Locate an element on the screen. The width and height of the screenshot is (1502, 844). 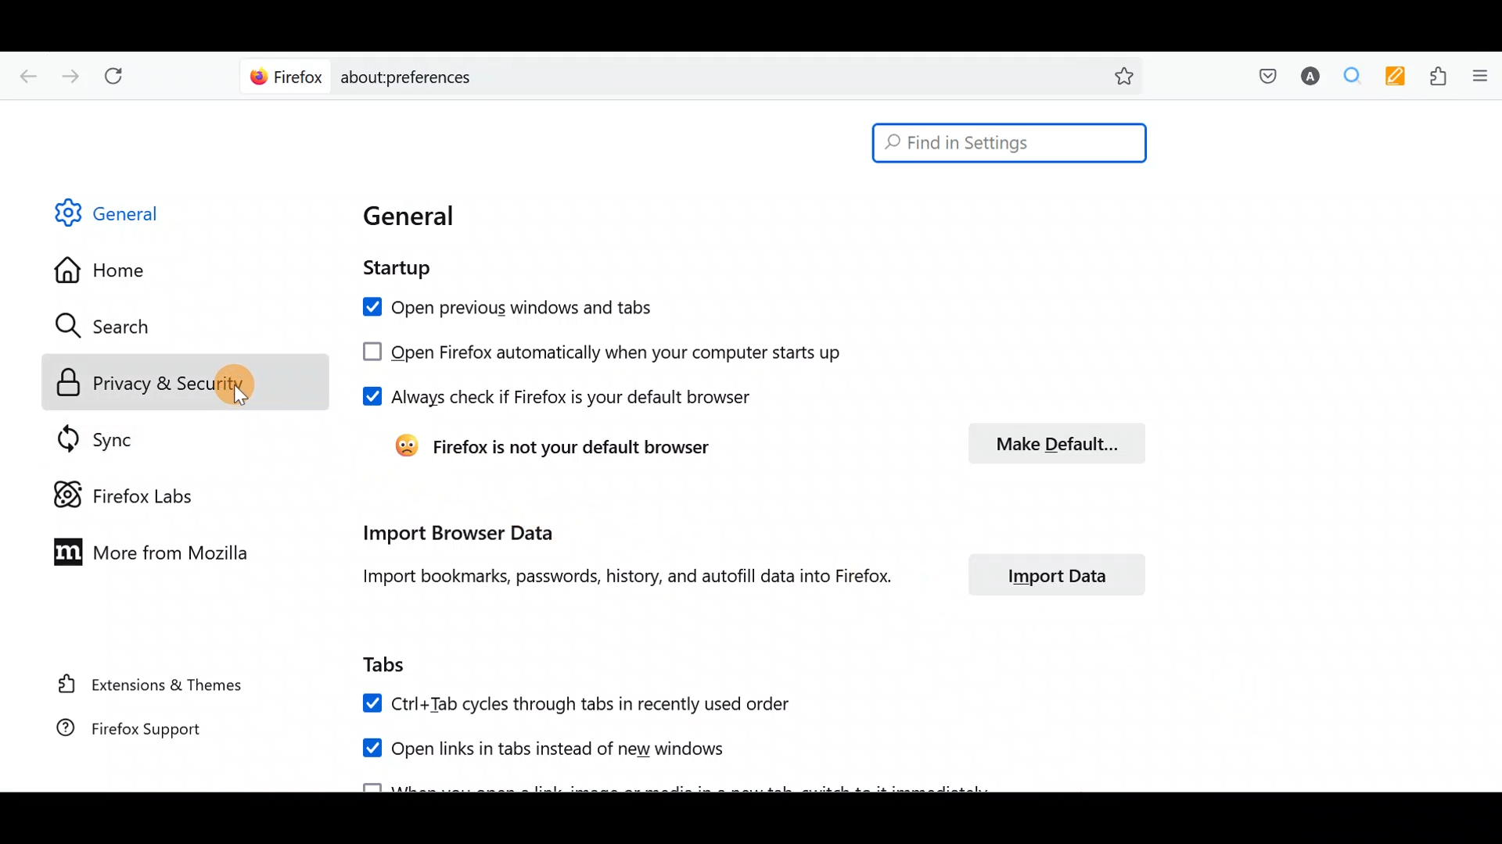
Reload current page is located at coordinates (119, 77).